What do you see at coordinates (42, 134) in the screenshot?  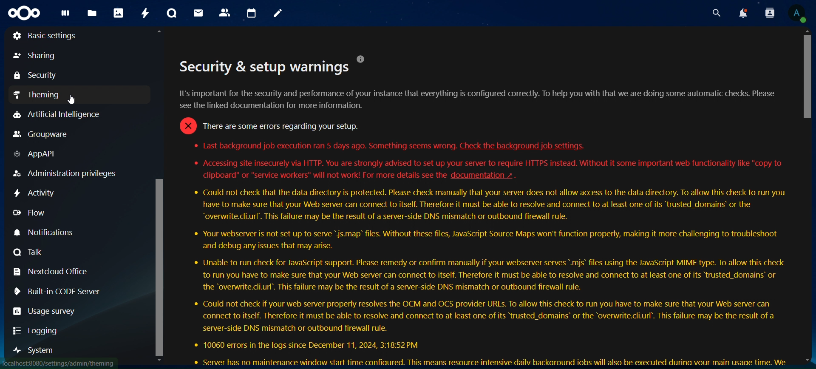 I see `groupware` at bounding box center [42, 134].